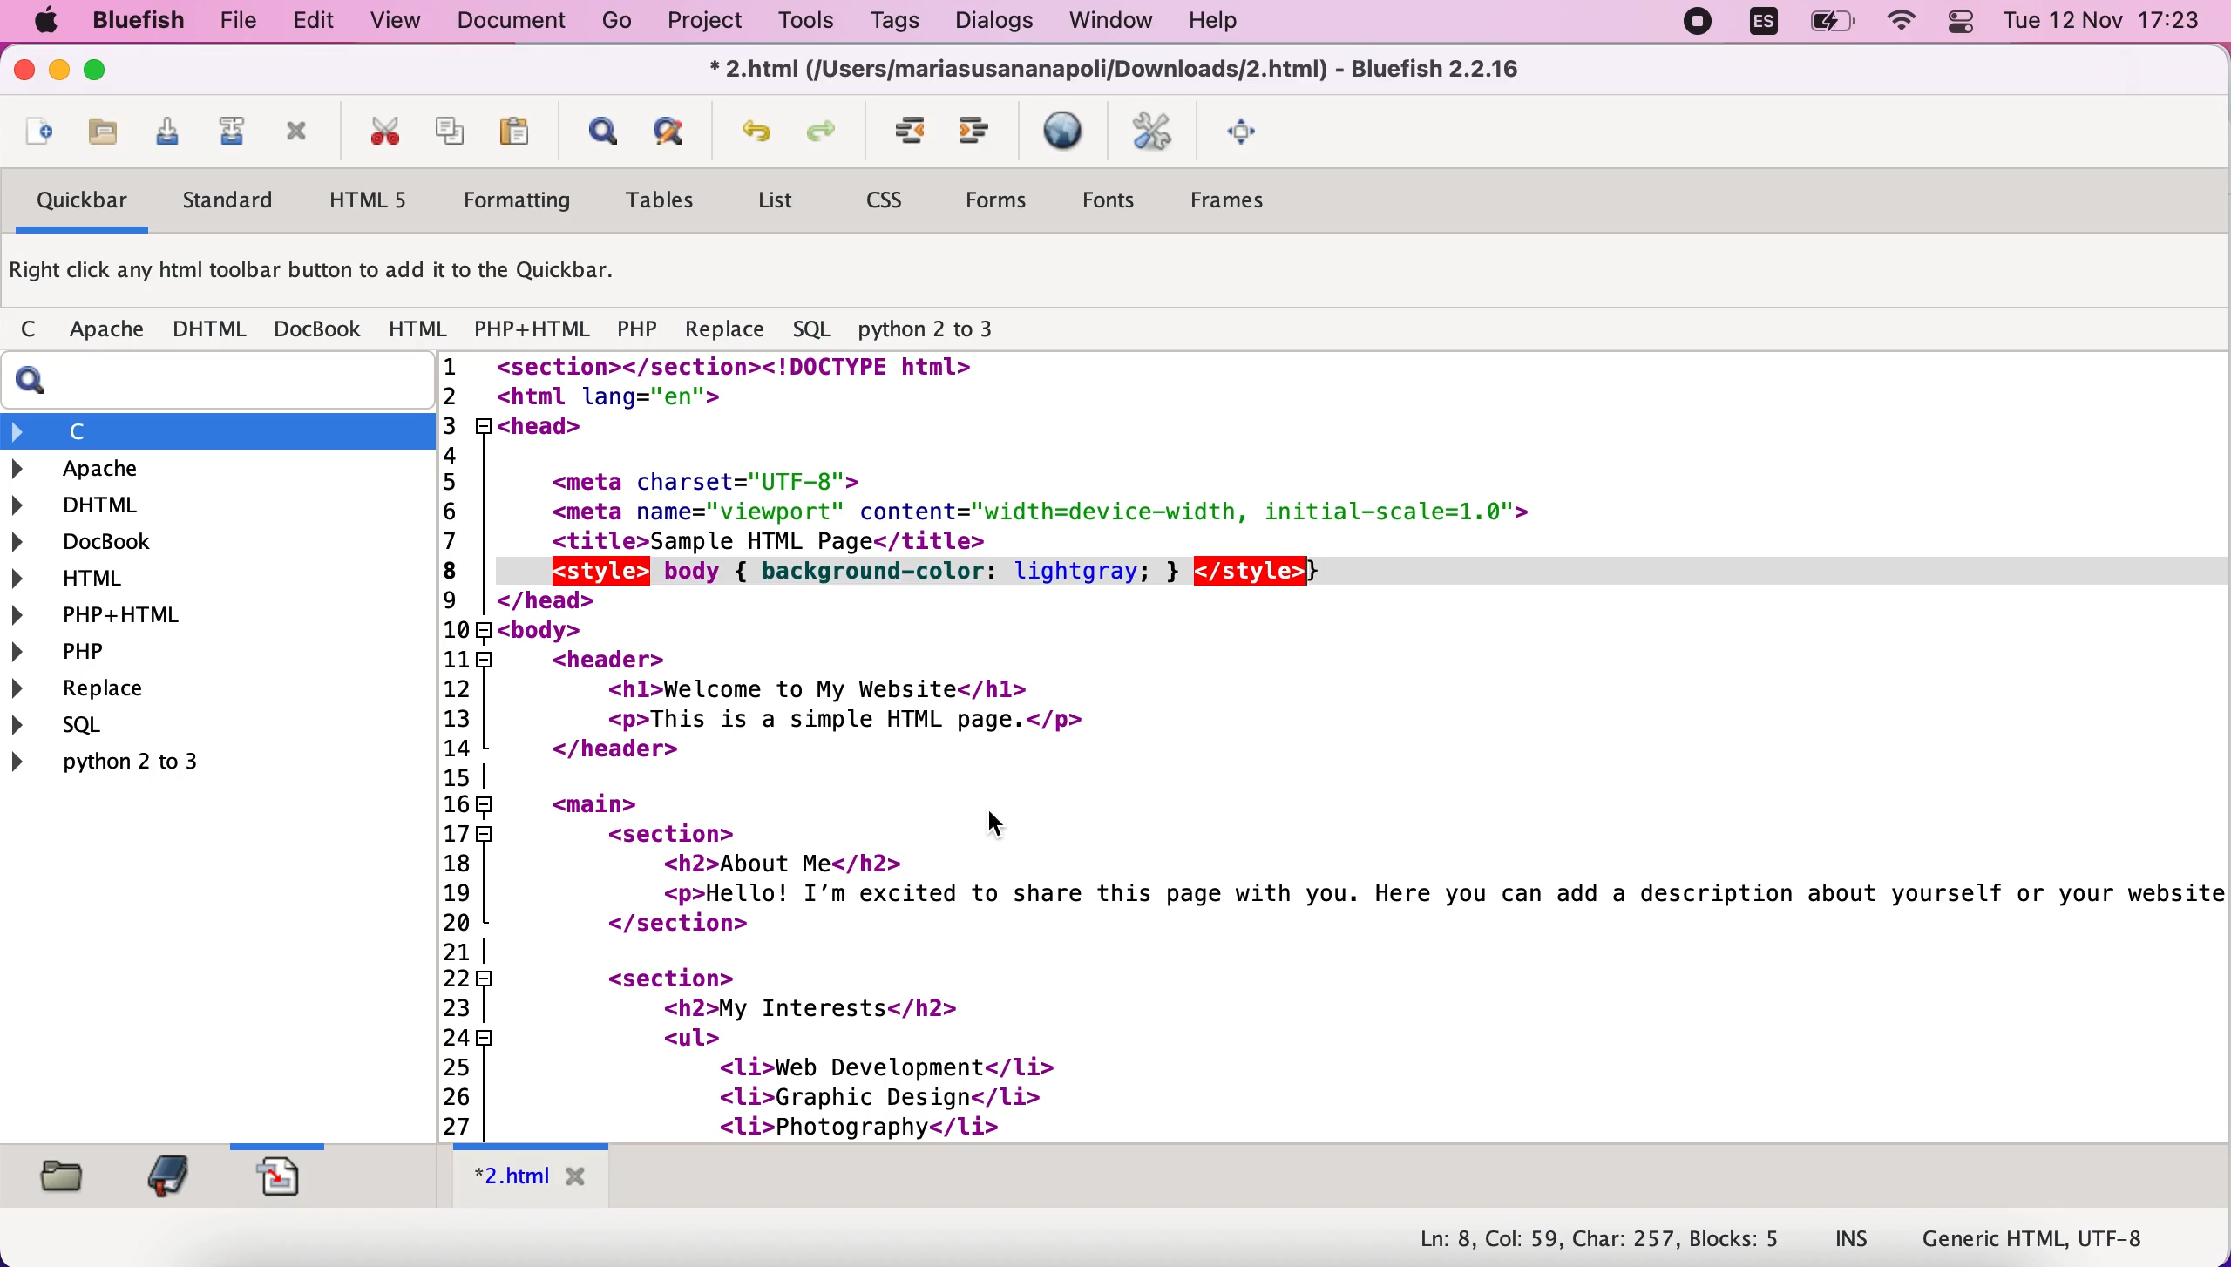 This screenshot has height=1267, width=2231. What do you see at coordinates (206, 576) in the screenshot?
I see `html` at bounding box center [206, 576].